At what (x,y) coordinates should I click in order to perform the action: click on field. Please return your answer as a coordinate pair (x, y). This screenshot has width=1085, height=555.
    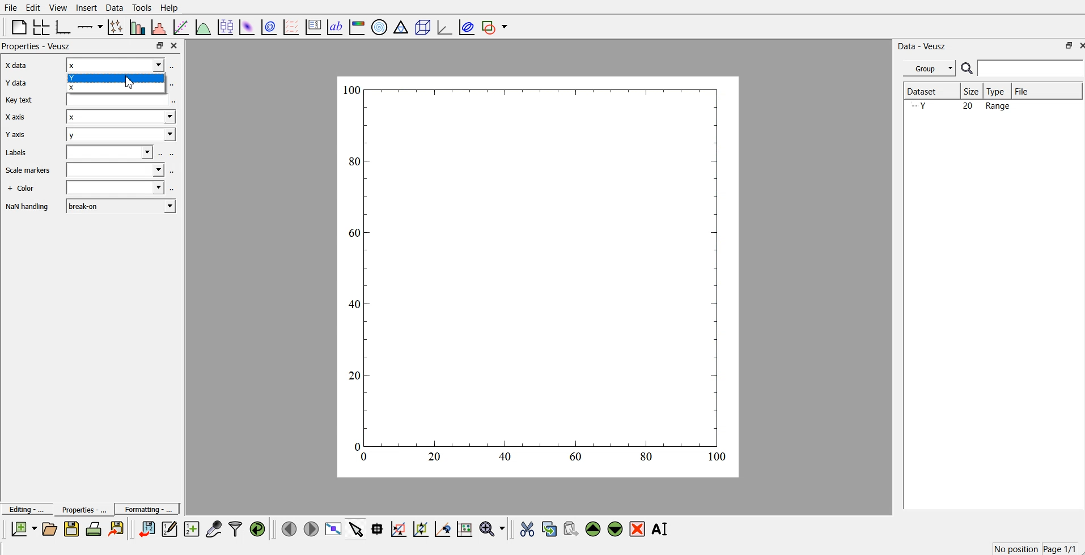
    Looking at the image, I should click on (116, 189).